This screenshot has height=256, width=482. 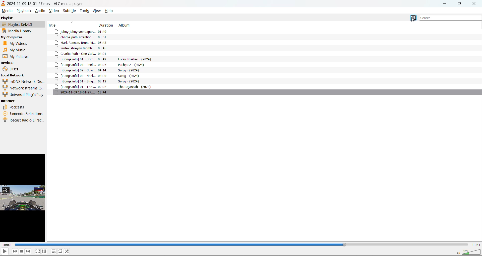 What do you see at coordinates (18, 31) in the screenshot?
I see `media library` at bounding box center [18, 31].